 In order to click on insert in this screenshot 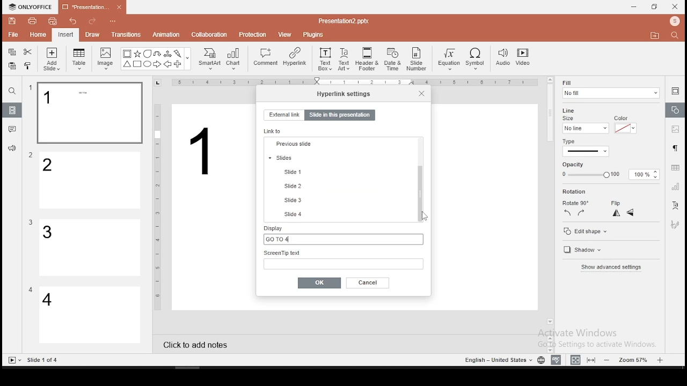, I will do `click(65, 34)`.